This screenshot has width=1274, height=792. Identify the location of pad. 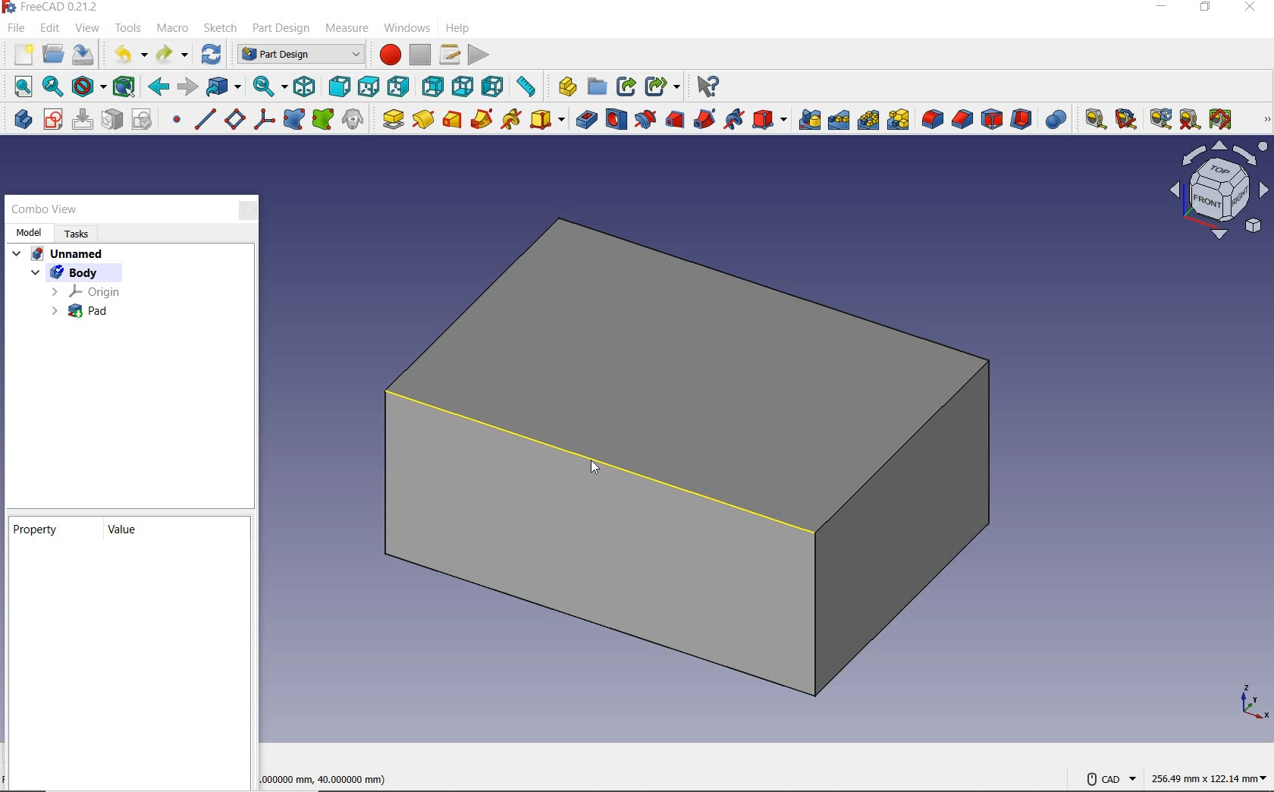
(392, 121).